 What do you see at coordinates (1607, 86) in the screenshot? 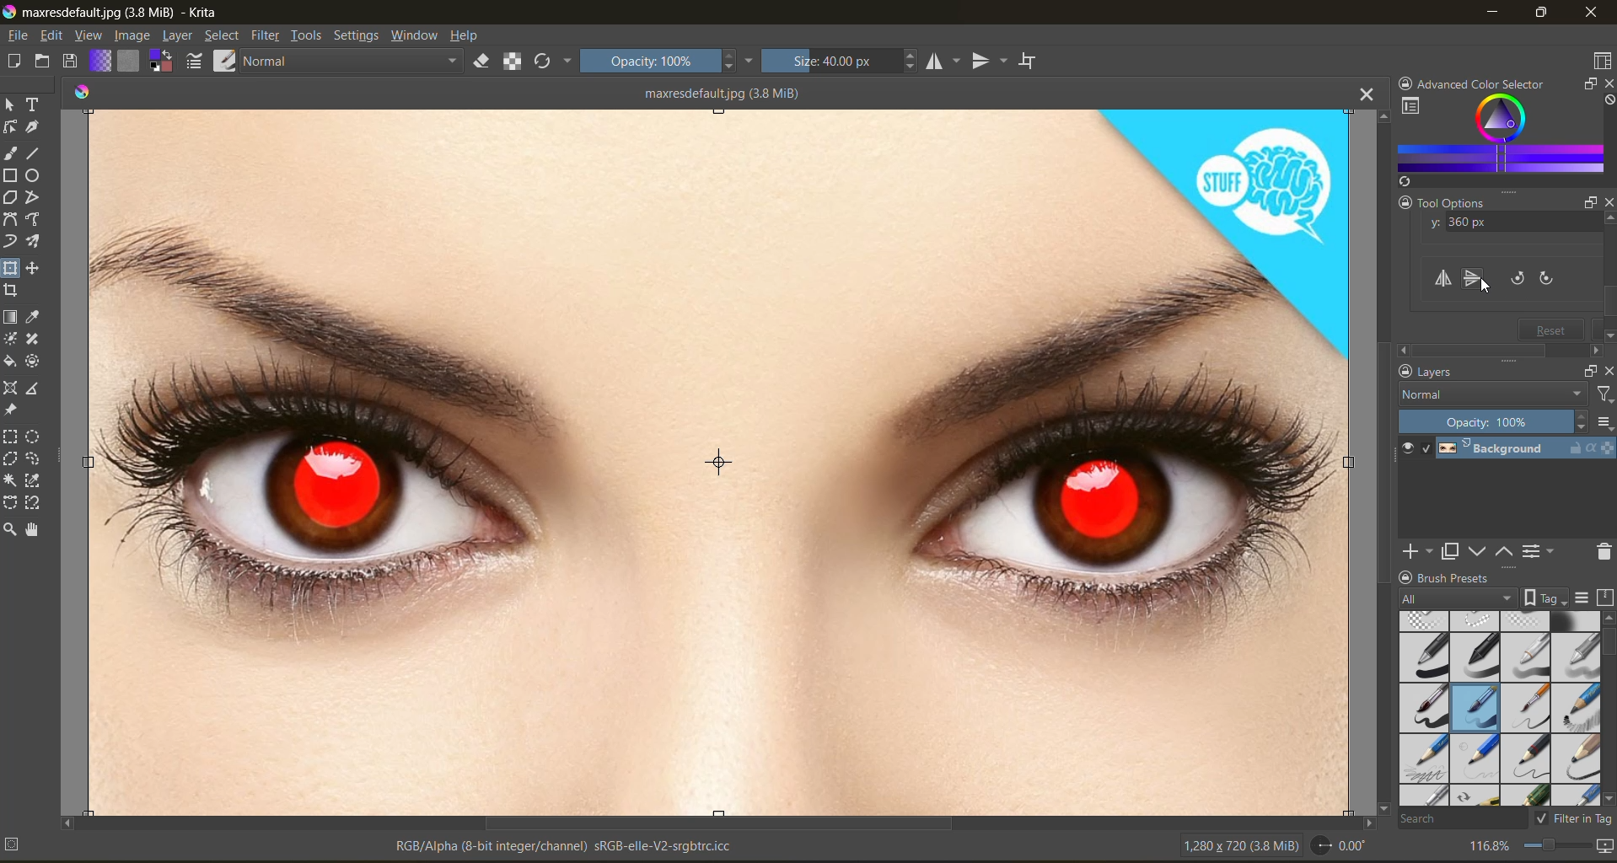
I see `close docker` at bounding box center [1607, 86].